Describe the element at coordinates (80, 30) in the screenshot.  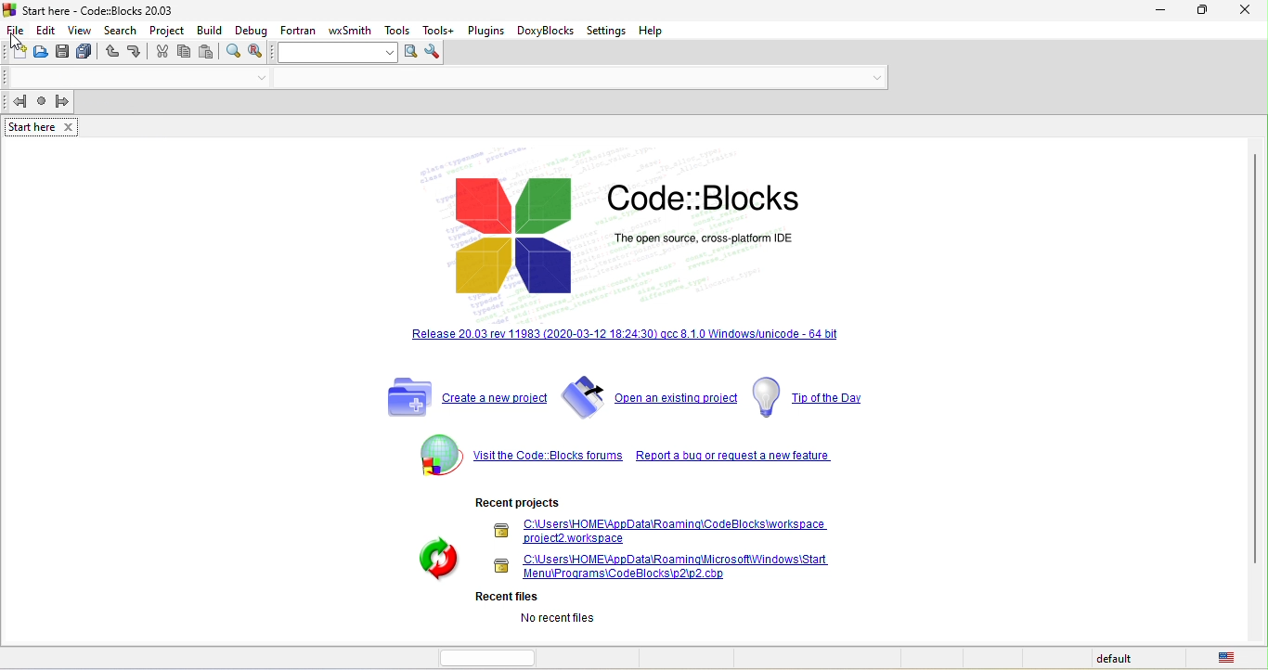
I see `view` at that location.